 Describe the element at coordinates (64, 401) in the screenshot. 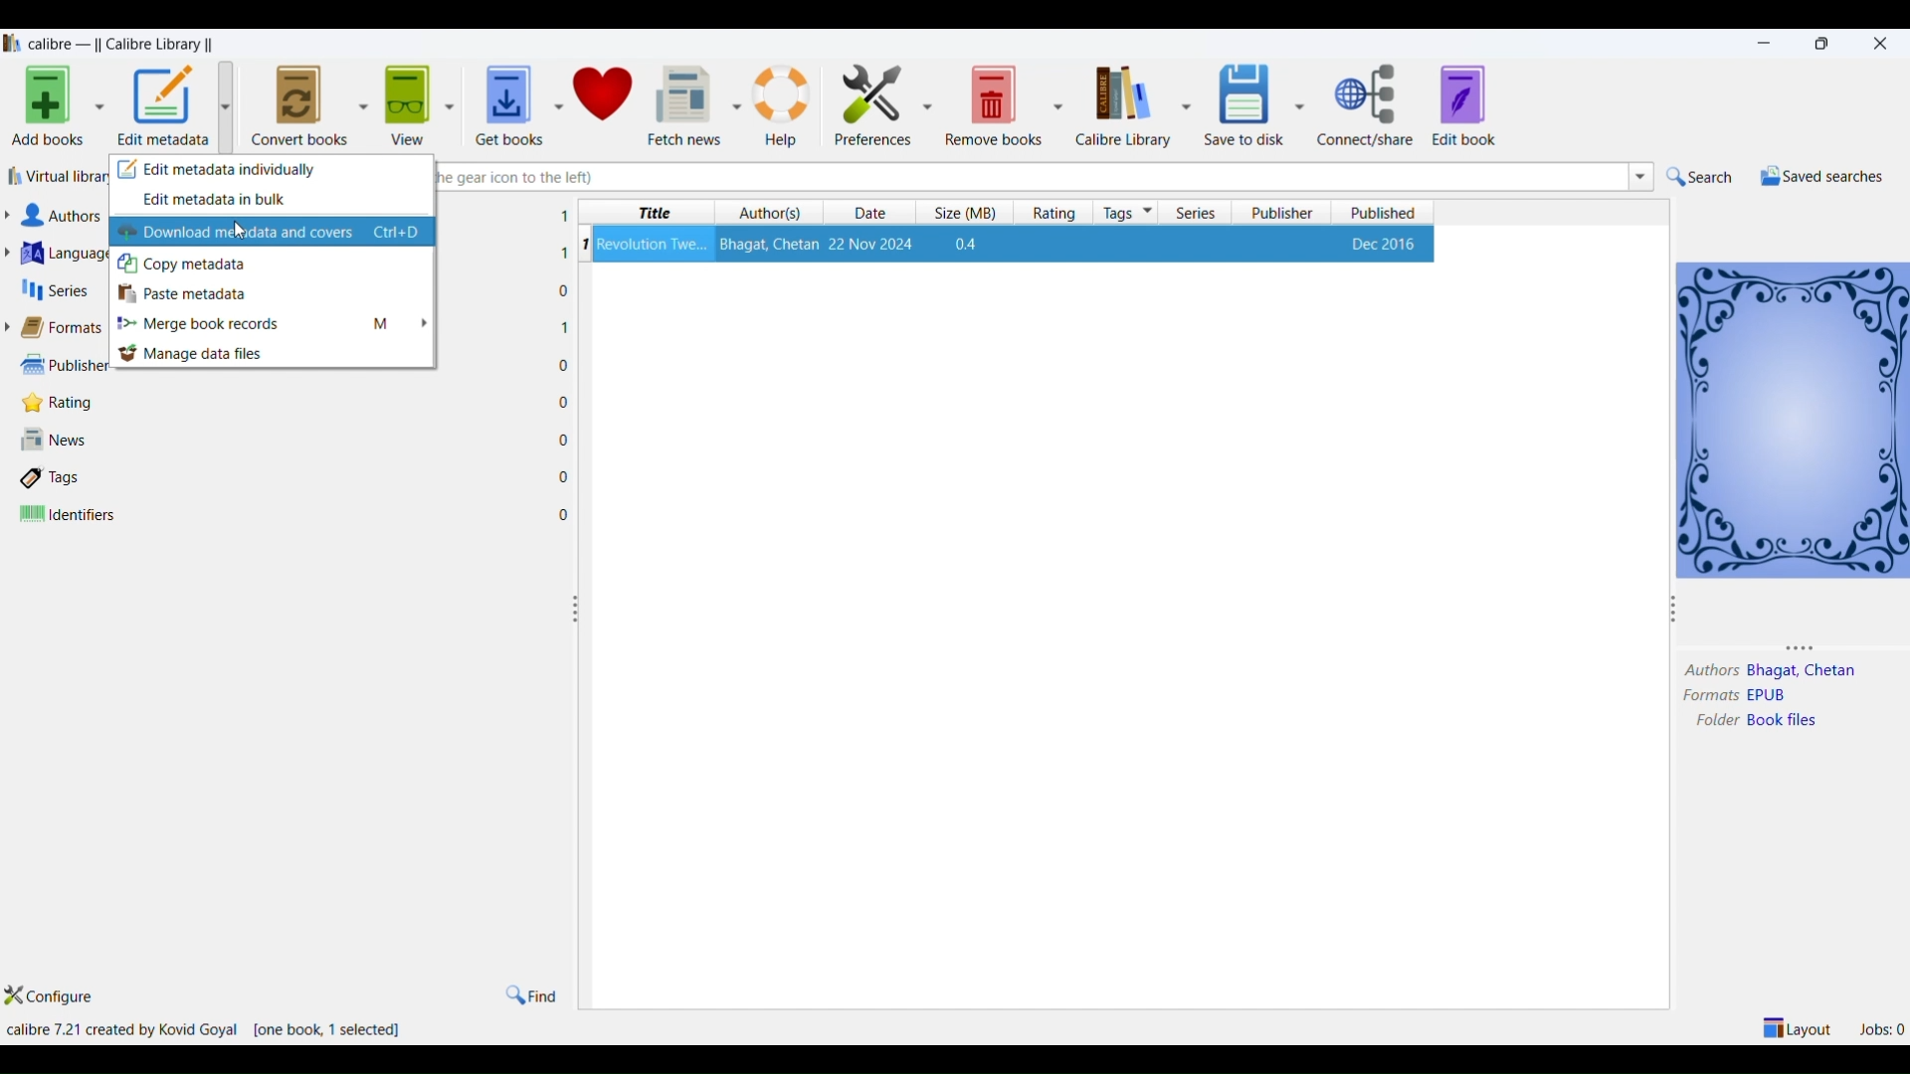

I see `ratings and number of ratings` at that location.